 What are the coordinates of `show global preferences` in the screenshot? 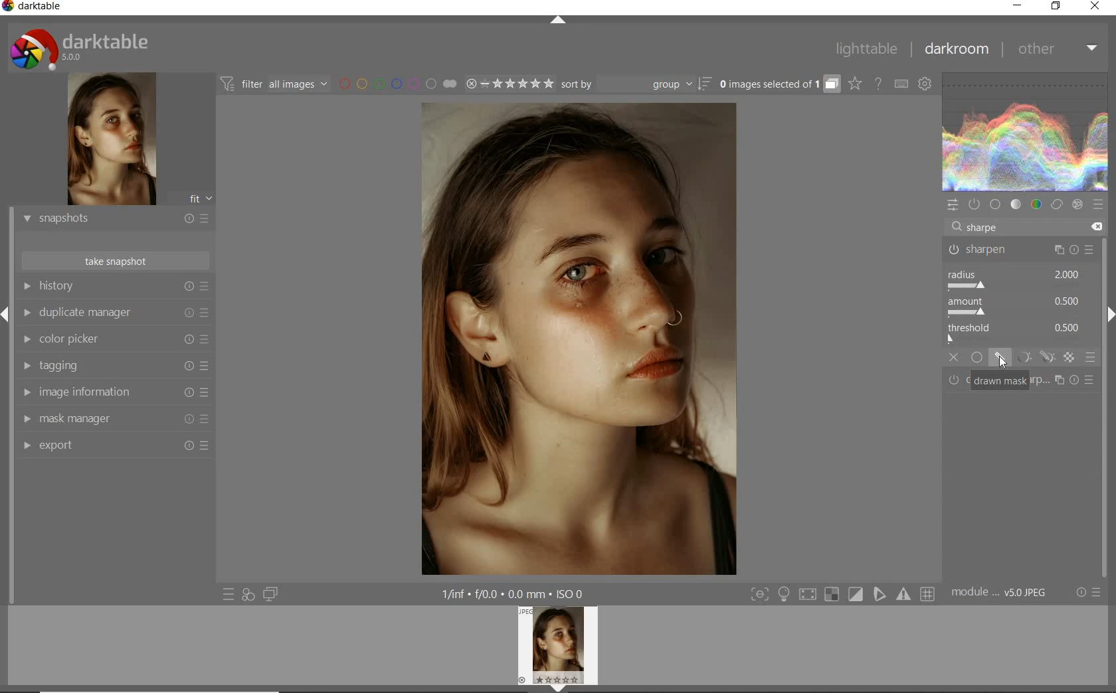 It's located at (926, 85).